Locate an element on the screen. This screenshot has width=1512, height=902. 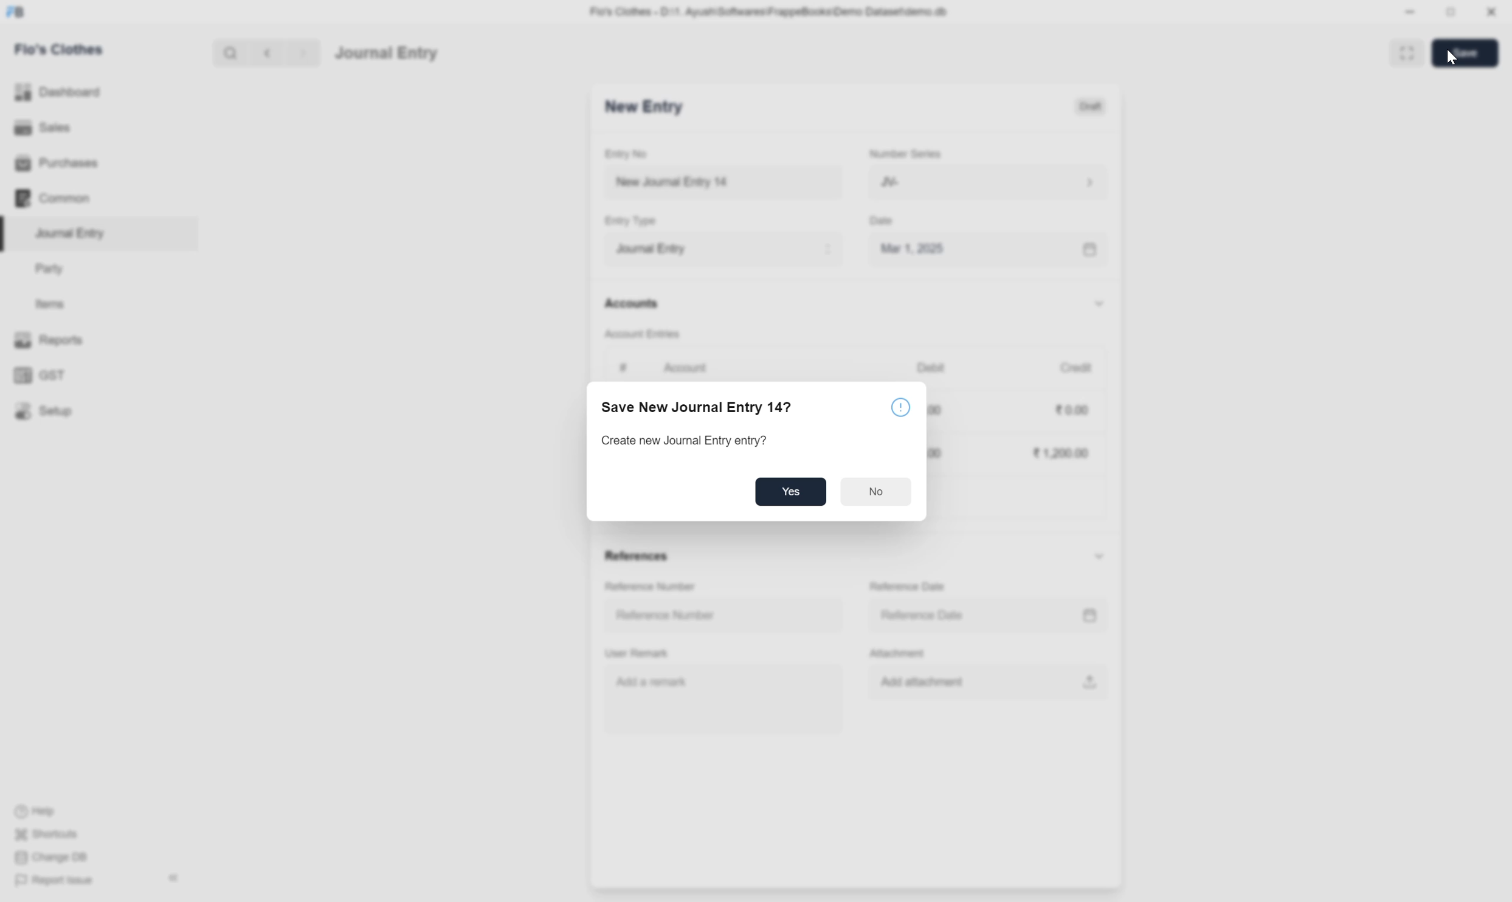
Dashboard is located at coordinates (59, 91).